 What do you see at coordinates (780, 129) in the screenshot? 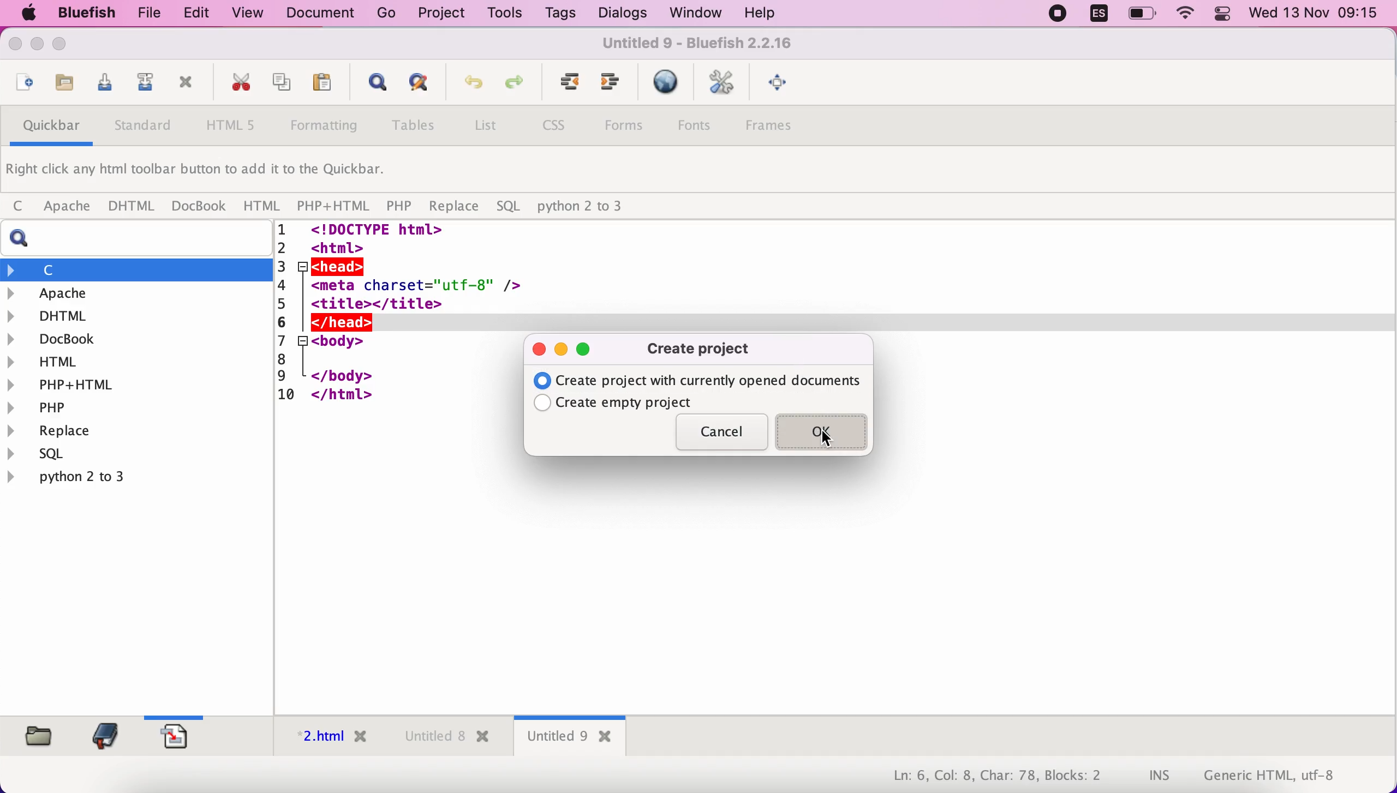
I see `frames` at bounding box center [780, 129].